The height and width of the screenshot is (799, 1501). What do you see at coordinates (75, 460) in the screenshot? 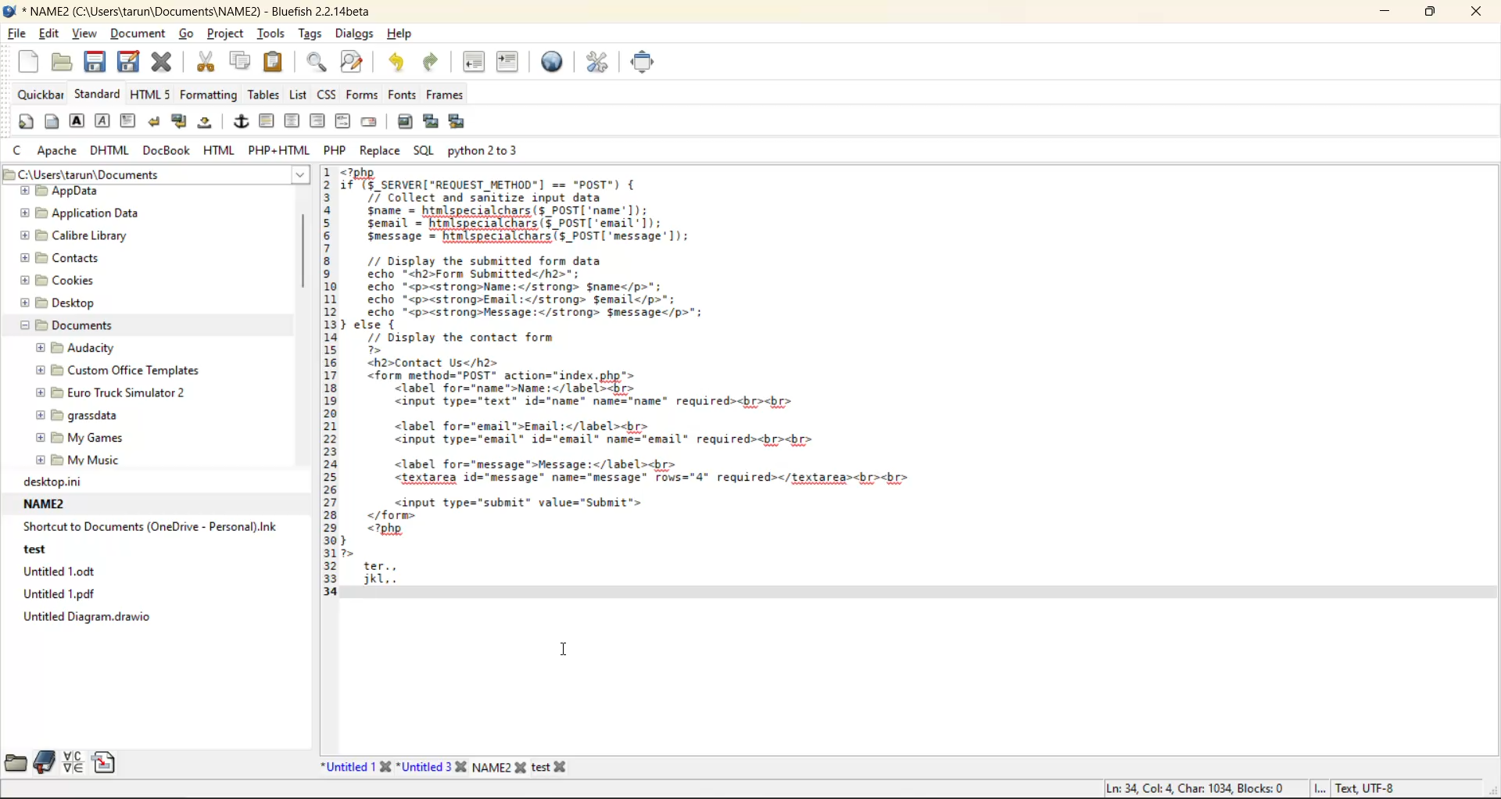
I see `My Music` at bounding box center [75, 460].